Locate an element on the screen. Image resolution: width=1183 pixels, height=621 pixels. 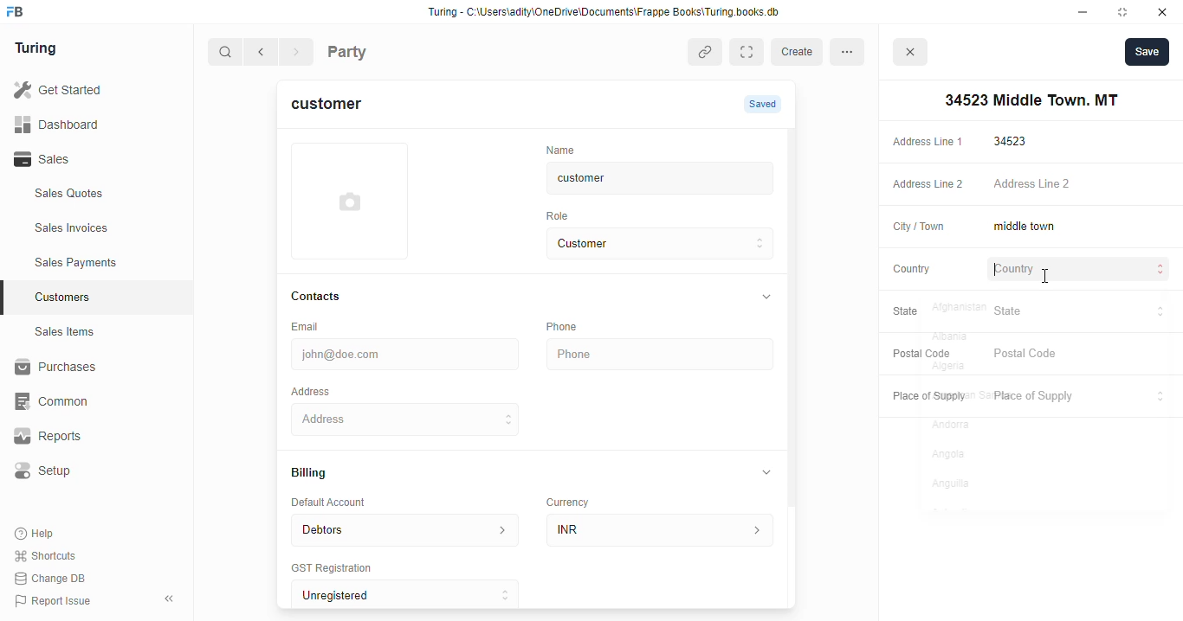
Place of Supply is located at coordinates (925, 397).